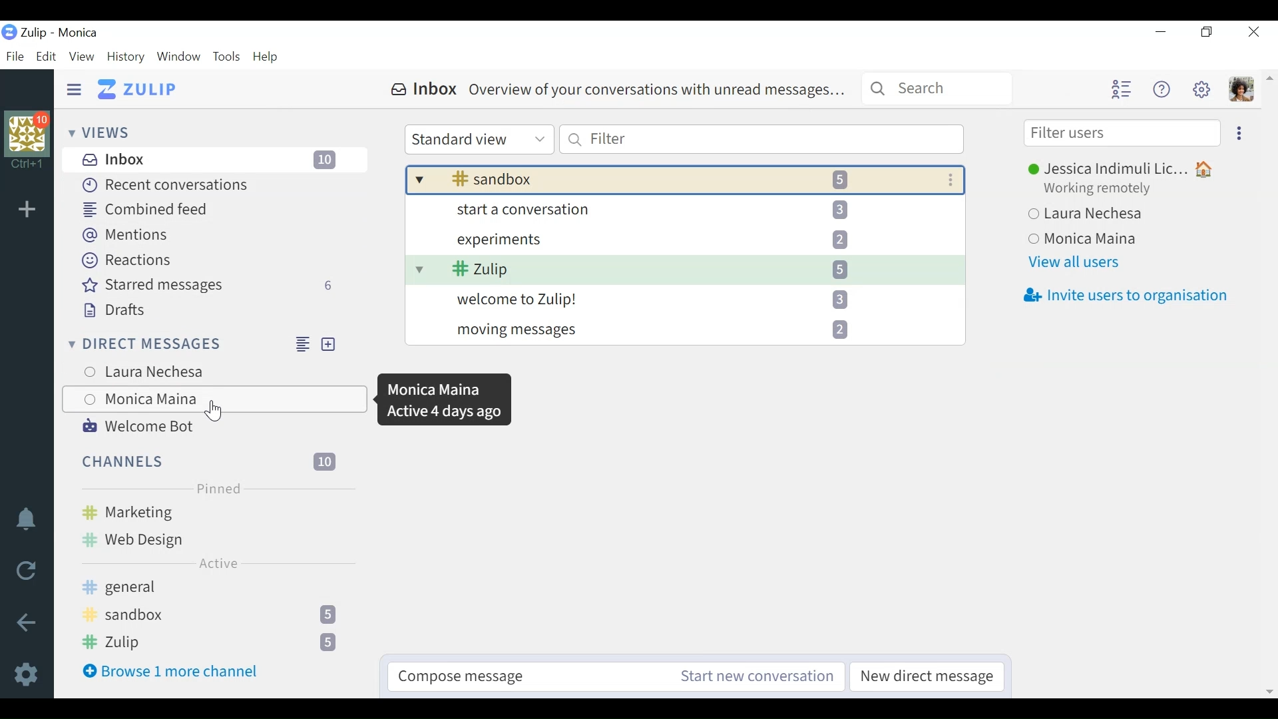  I want to click on Settings, so click(27, 674).